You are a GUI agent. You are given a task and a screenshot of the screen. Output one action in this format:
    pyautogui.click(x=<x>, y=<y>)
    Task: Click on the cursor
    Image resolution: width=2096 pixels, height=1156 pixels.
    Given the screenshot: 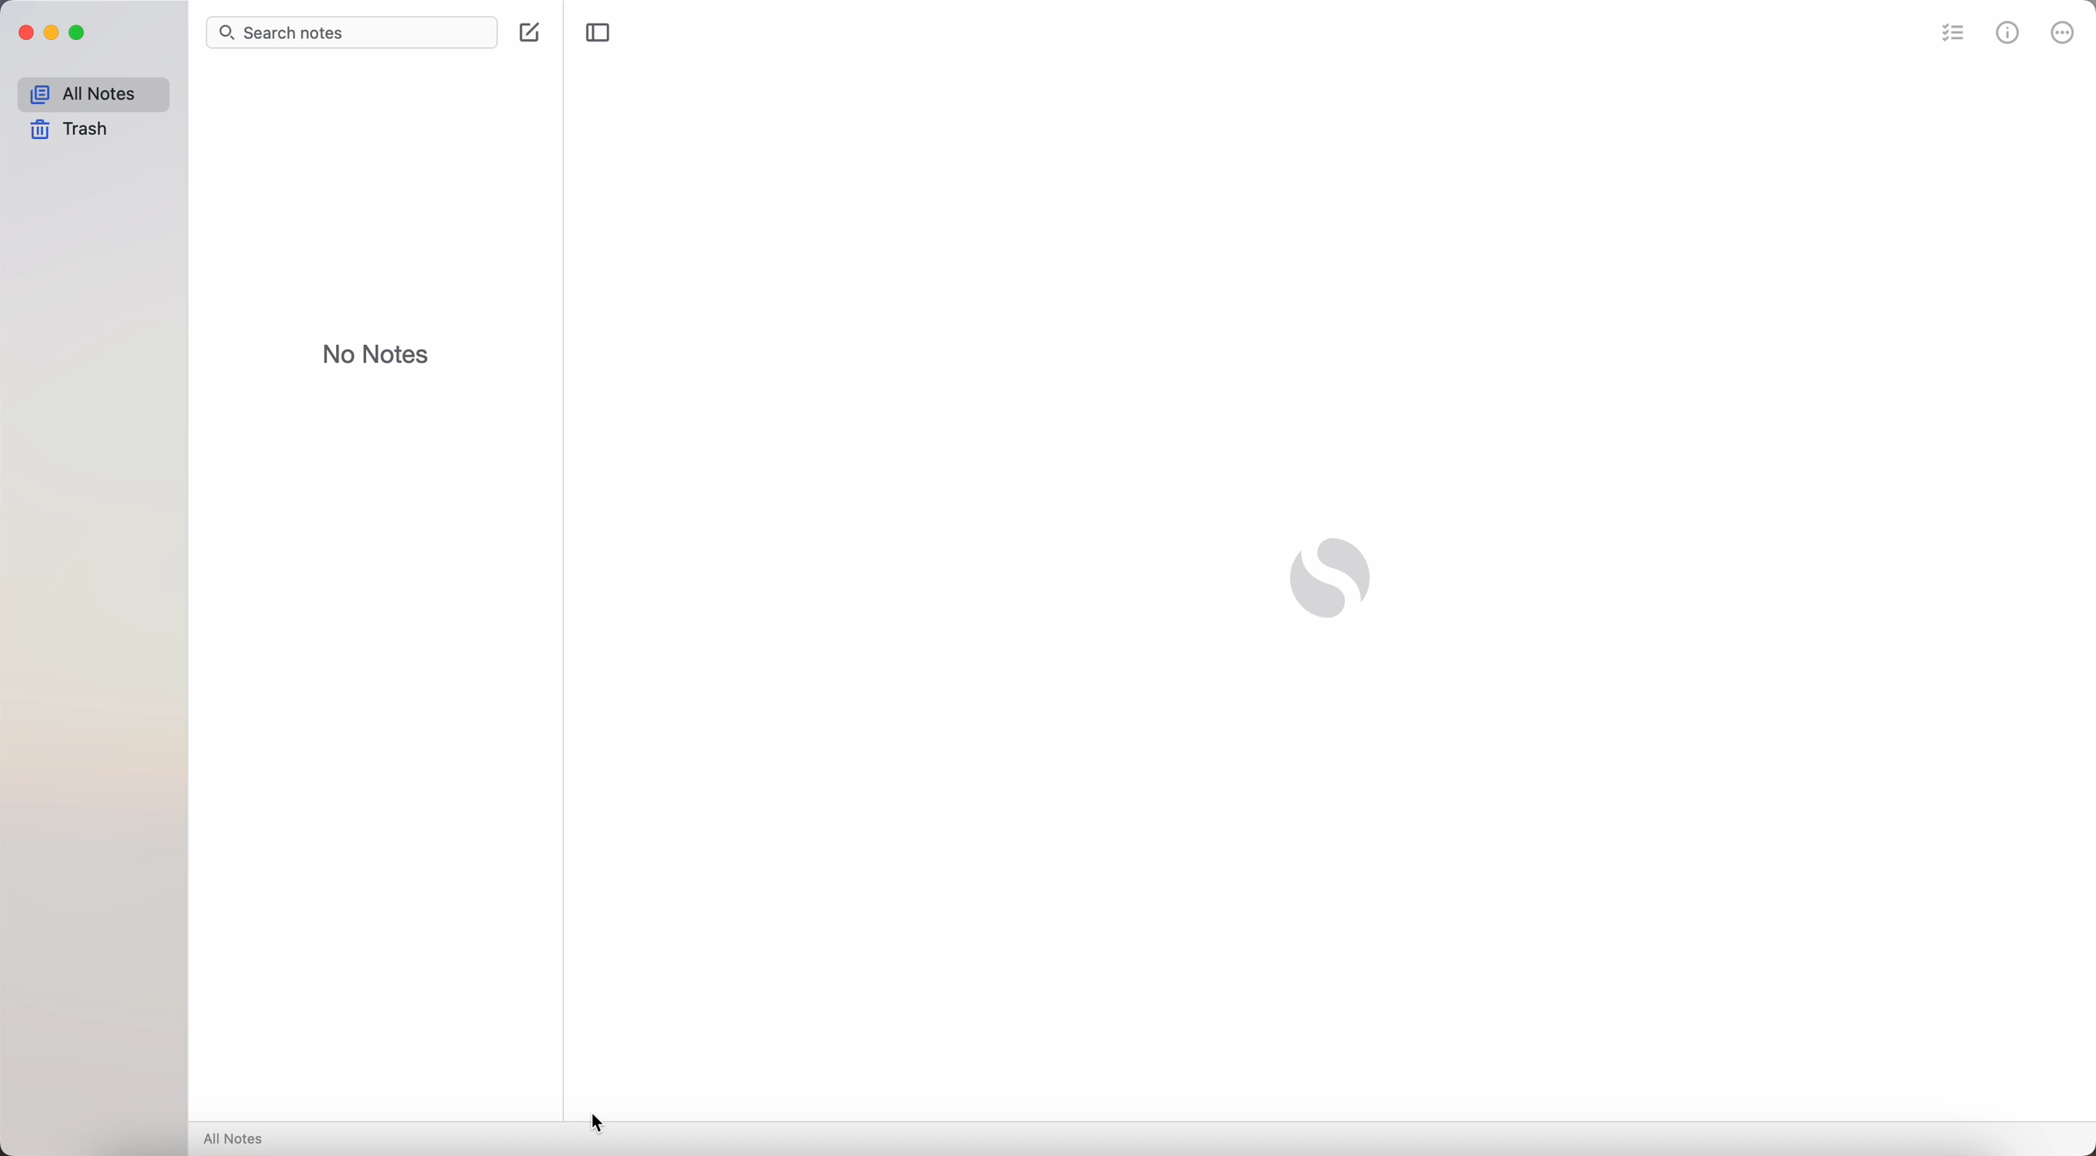 What is the action you would take?
    pyautogui.click(x=599, y=1123)
    